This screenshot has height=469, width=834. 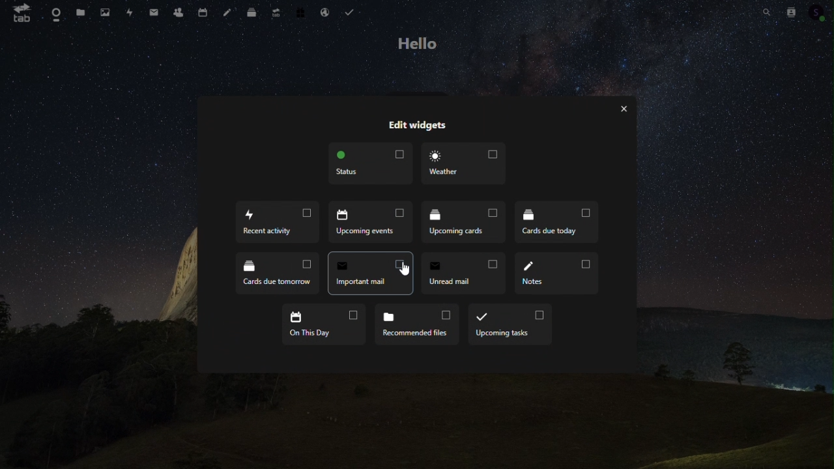 I want to click on files, so click(x=80, y=11).